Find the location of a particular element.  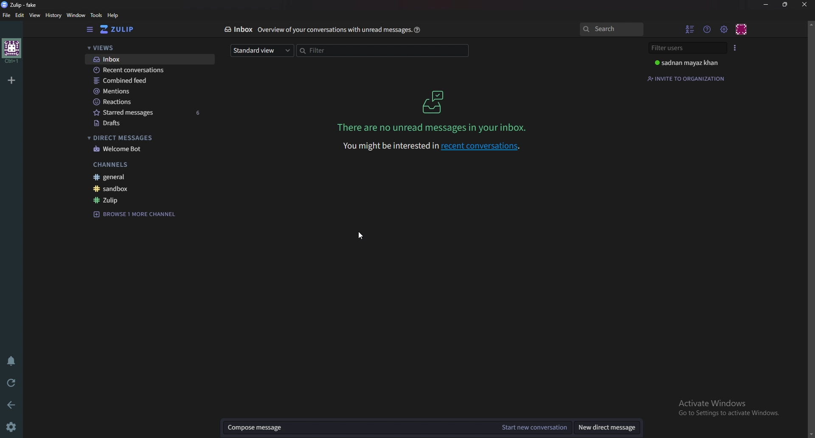

Recent conversations is located at coordinates (149, 71).